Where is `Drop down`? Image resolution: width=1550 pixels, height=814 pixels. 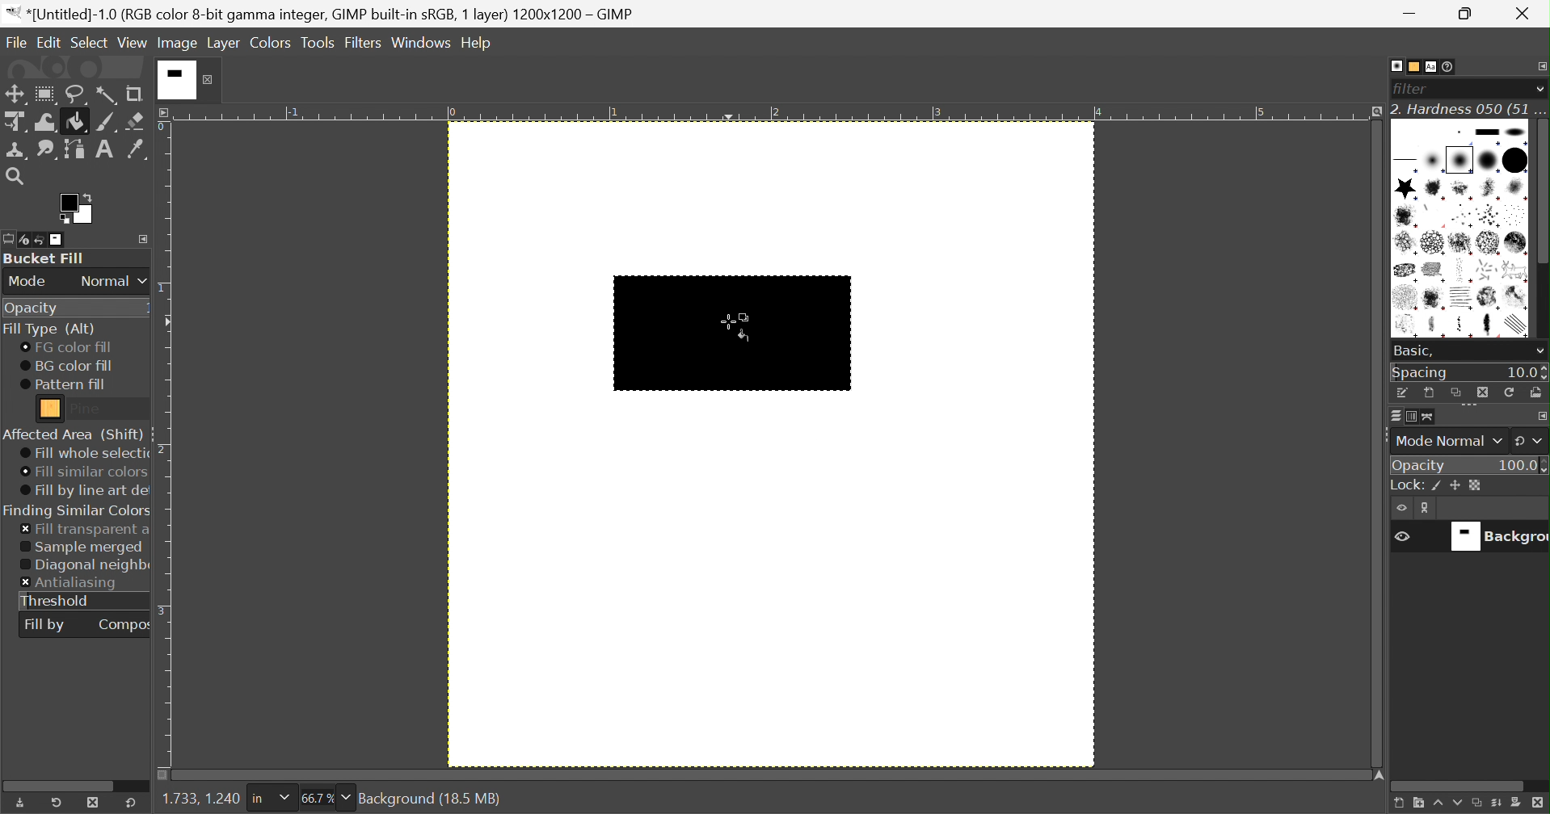 Drop down is located at coordinates (347, 797).